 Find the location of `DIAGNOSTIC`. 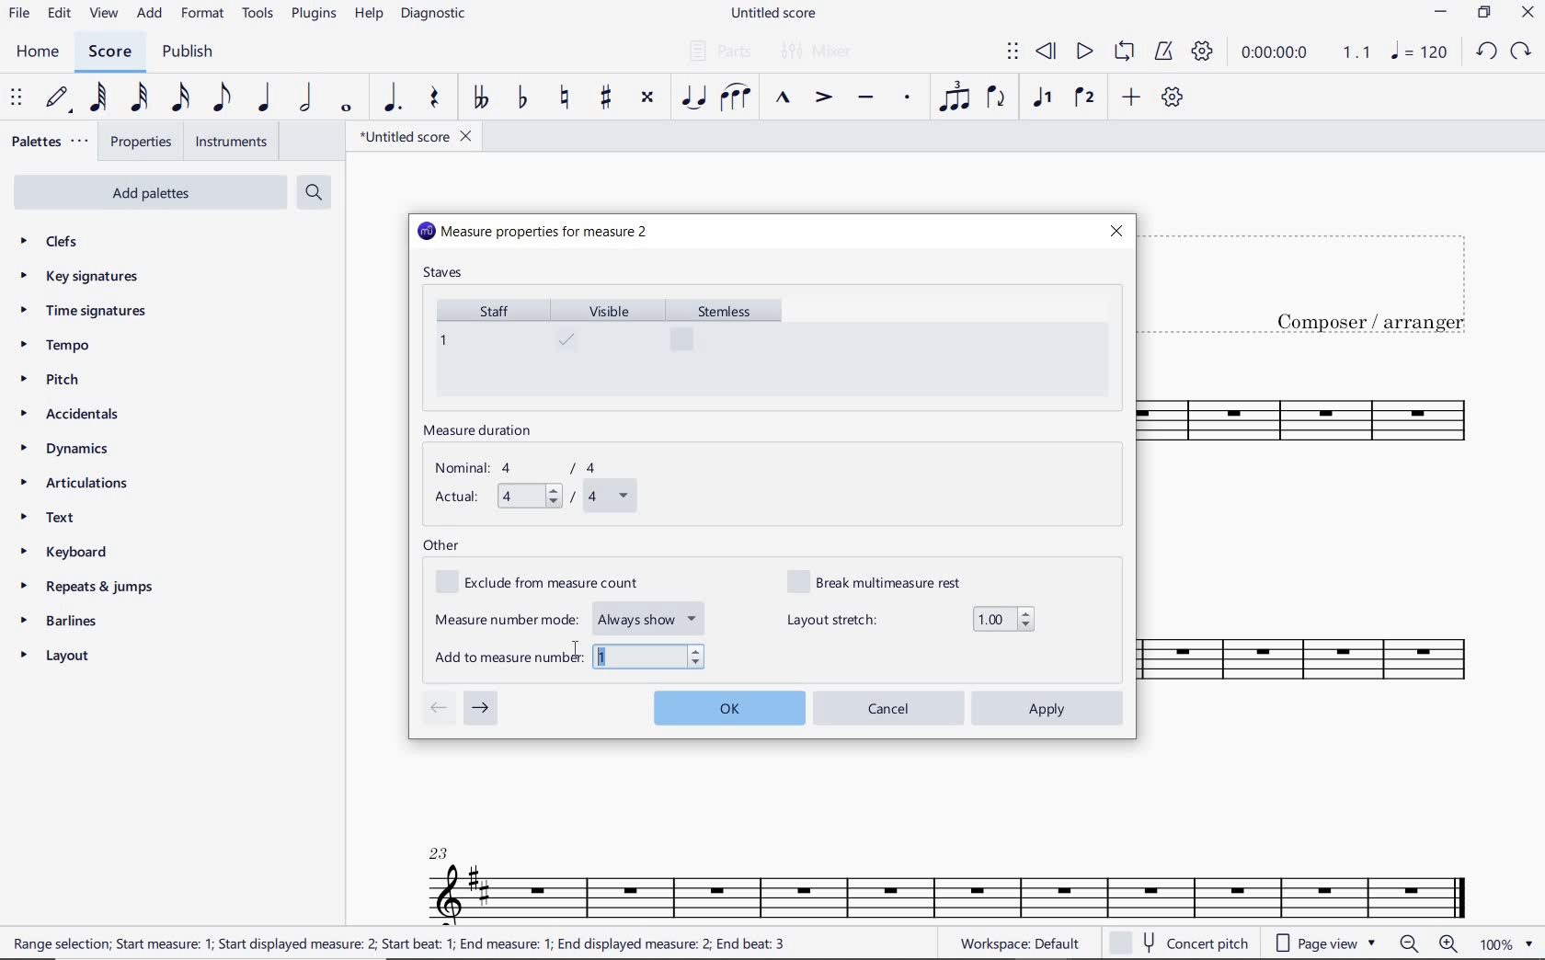

DIAGNOSTIC is located at coordinates (439, 15).